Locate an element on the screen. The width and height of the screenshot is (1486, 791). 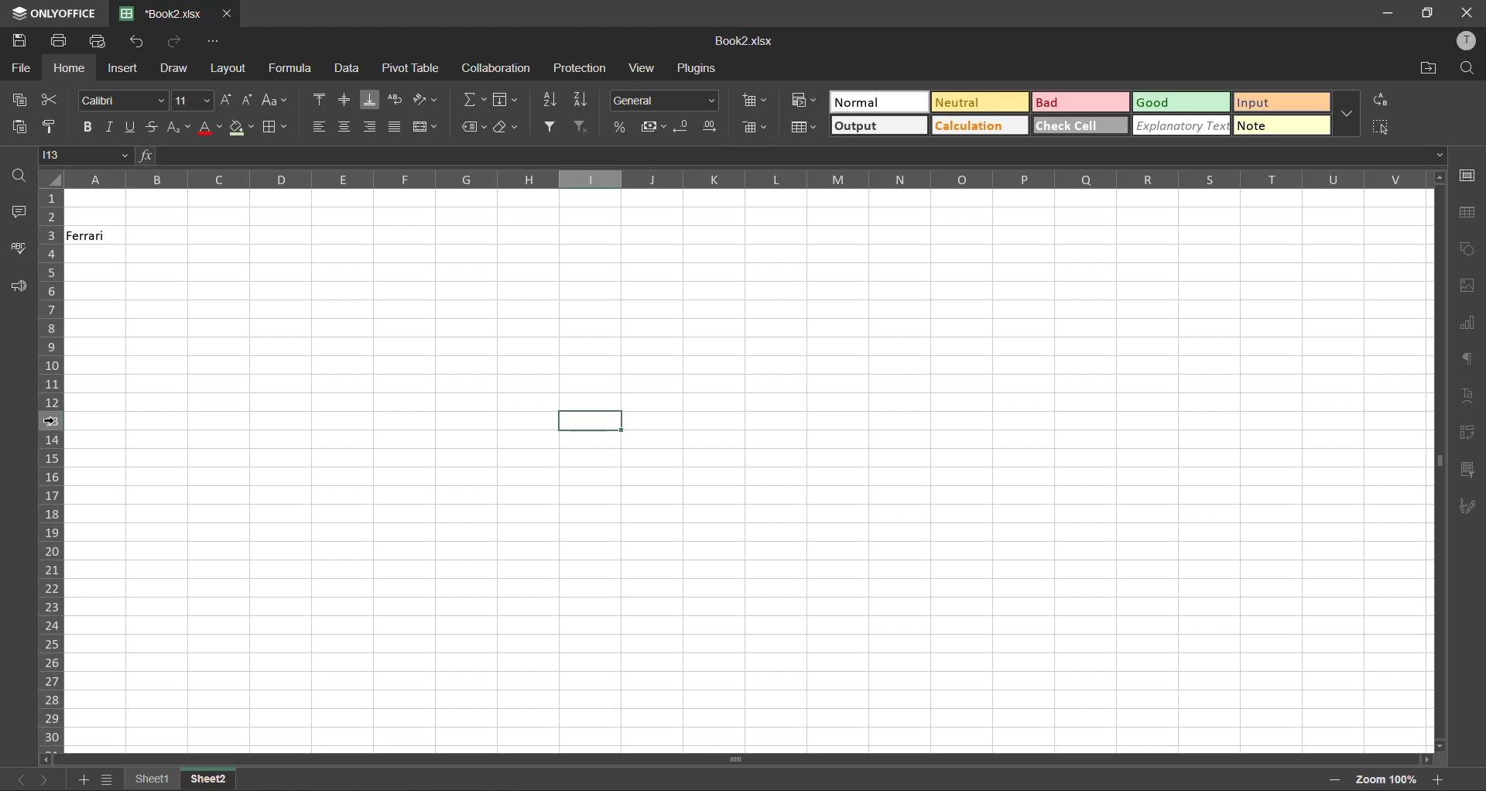
sheet names is located at coordinates (153, 779).